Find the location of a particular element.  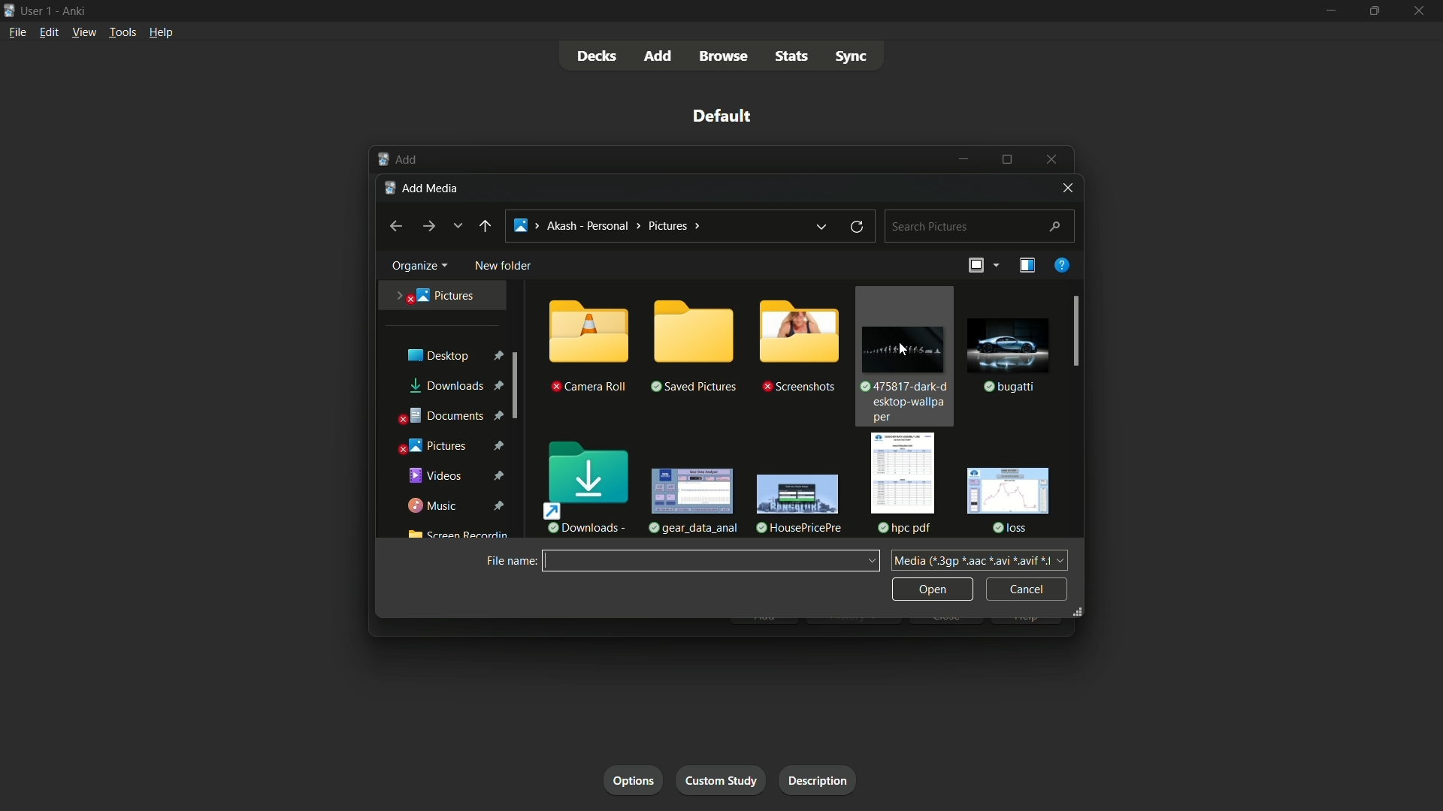

search bar is located at coordinates (978, 225).